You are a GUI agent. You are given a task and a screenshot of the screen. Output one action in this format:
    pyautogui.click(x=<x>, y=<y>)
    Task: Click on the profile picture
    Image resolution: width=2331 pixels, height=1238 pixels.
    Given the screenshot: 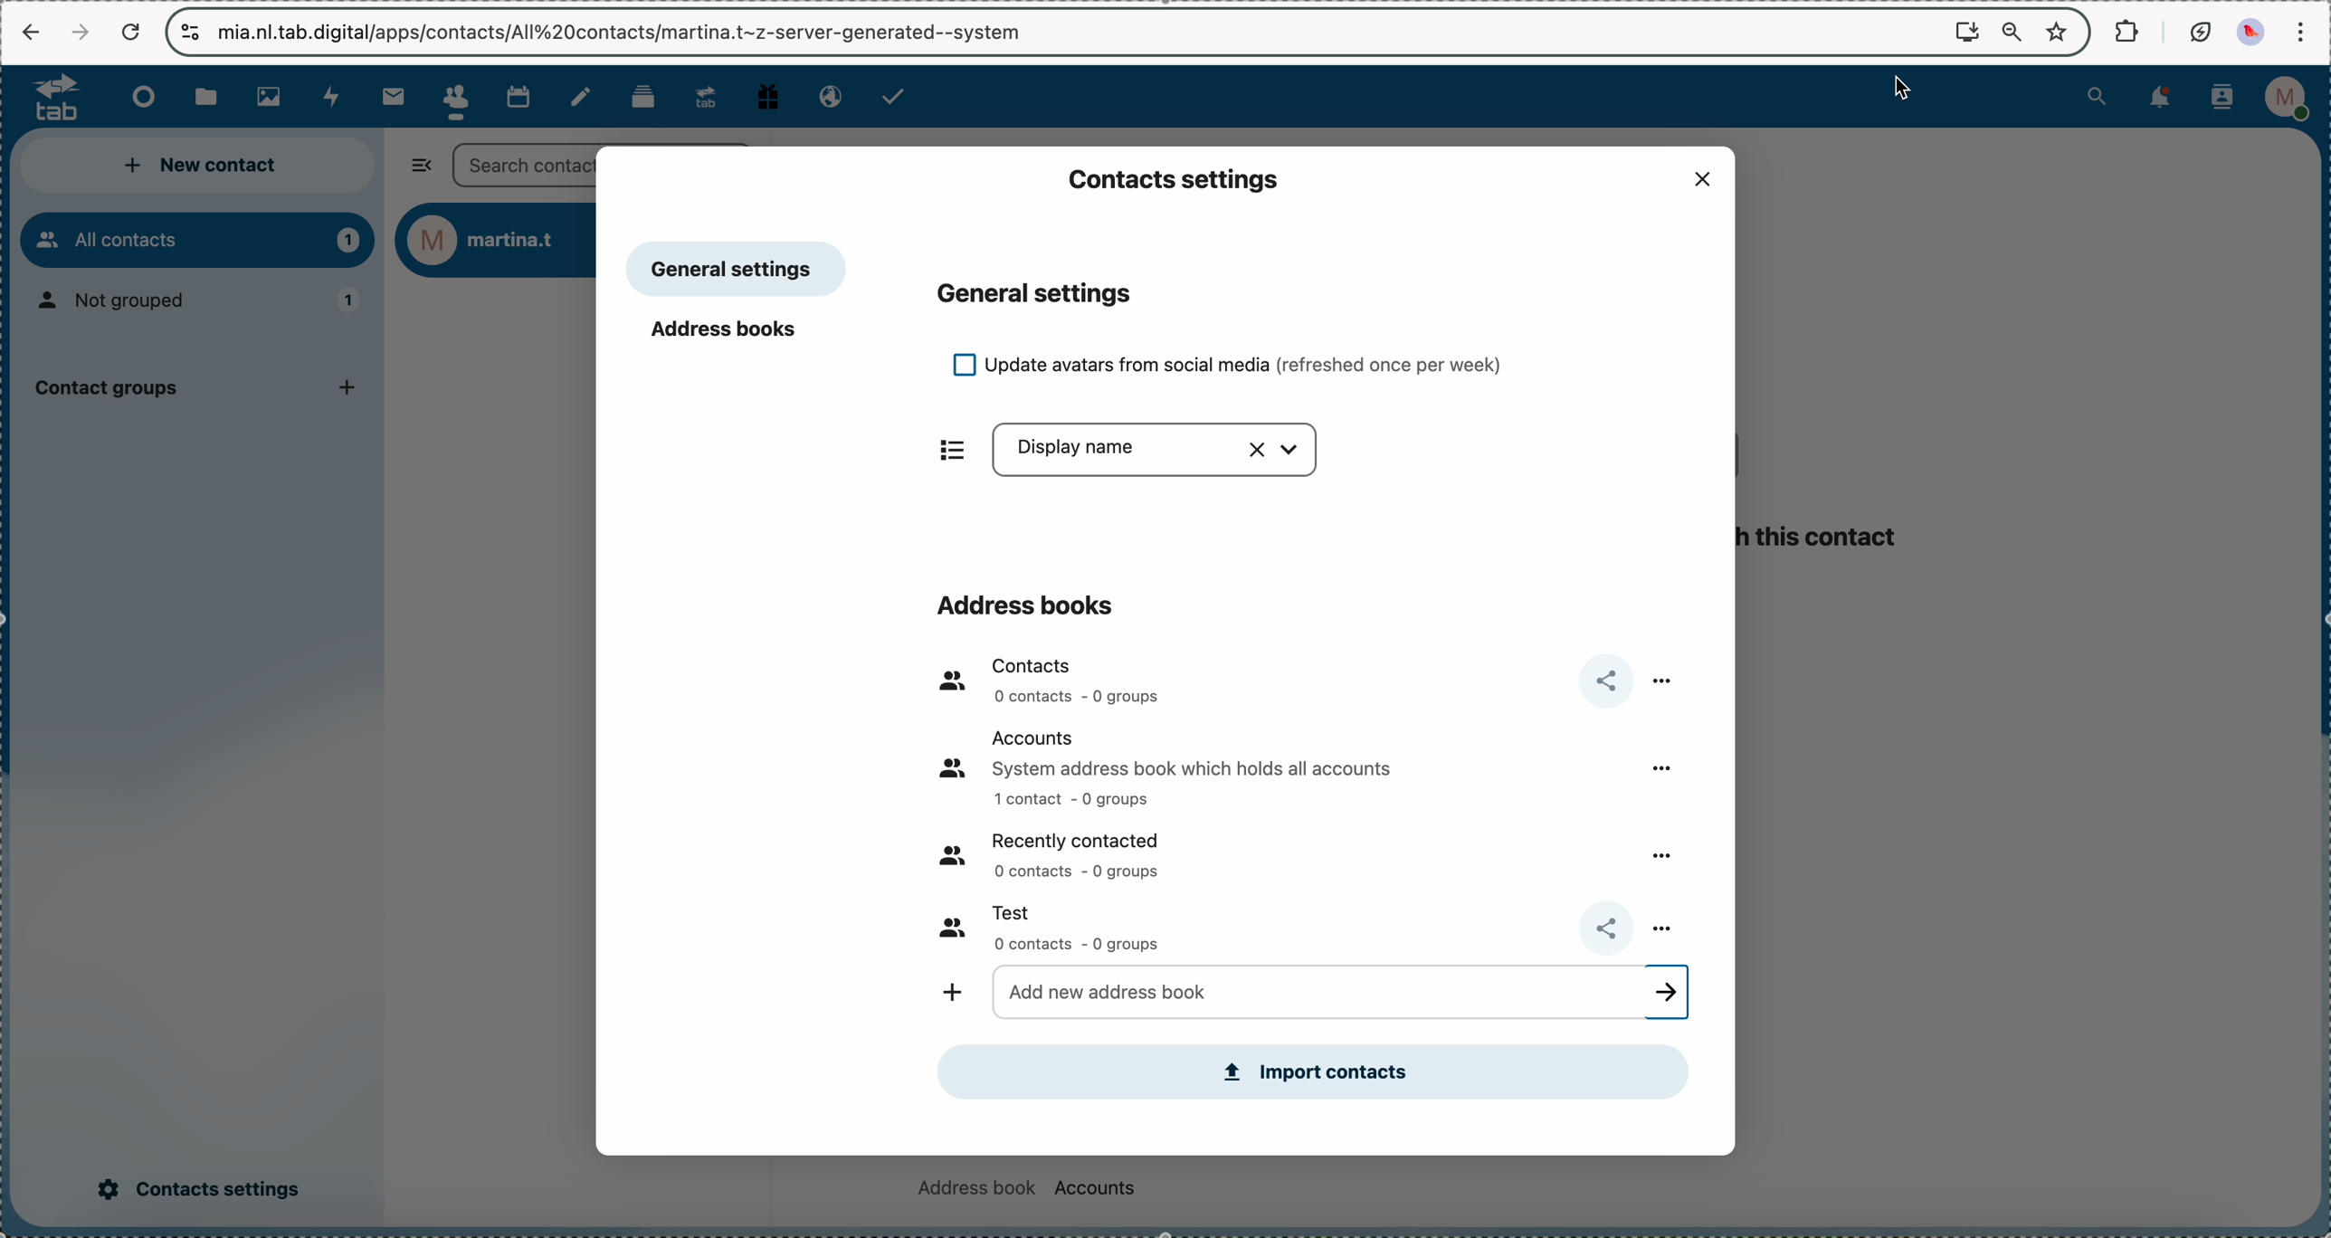 What is the action you would take?
    pyautogui.click(x=2250, y=31)
    